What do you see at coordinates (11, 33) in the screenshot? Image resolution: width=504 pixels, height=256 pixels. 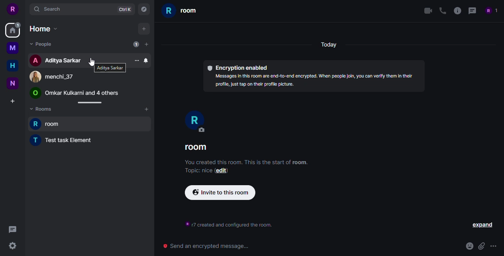 I see `home` at bounding box center [11, 33].